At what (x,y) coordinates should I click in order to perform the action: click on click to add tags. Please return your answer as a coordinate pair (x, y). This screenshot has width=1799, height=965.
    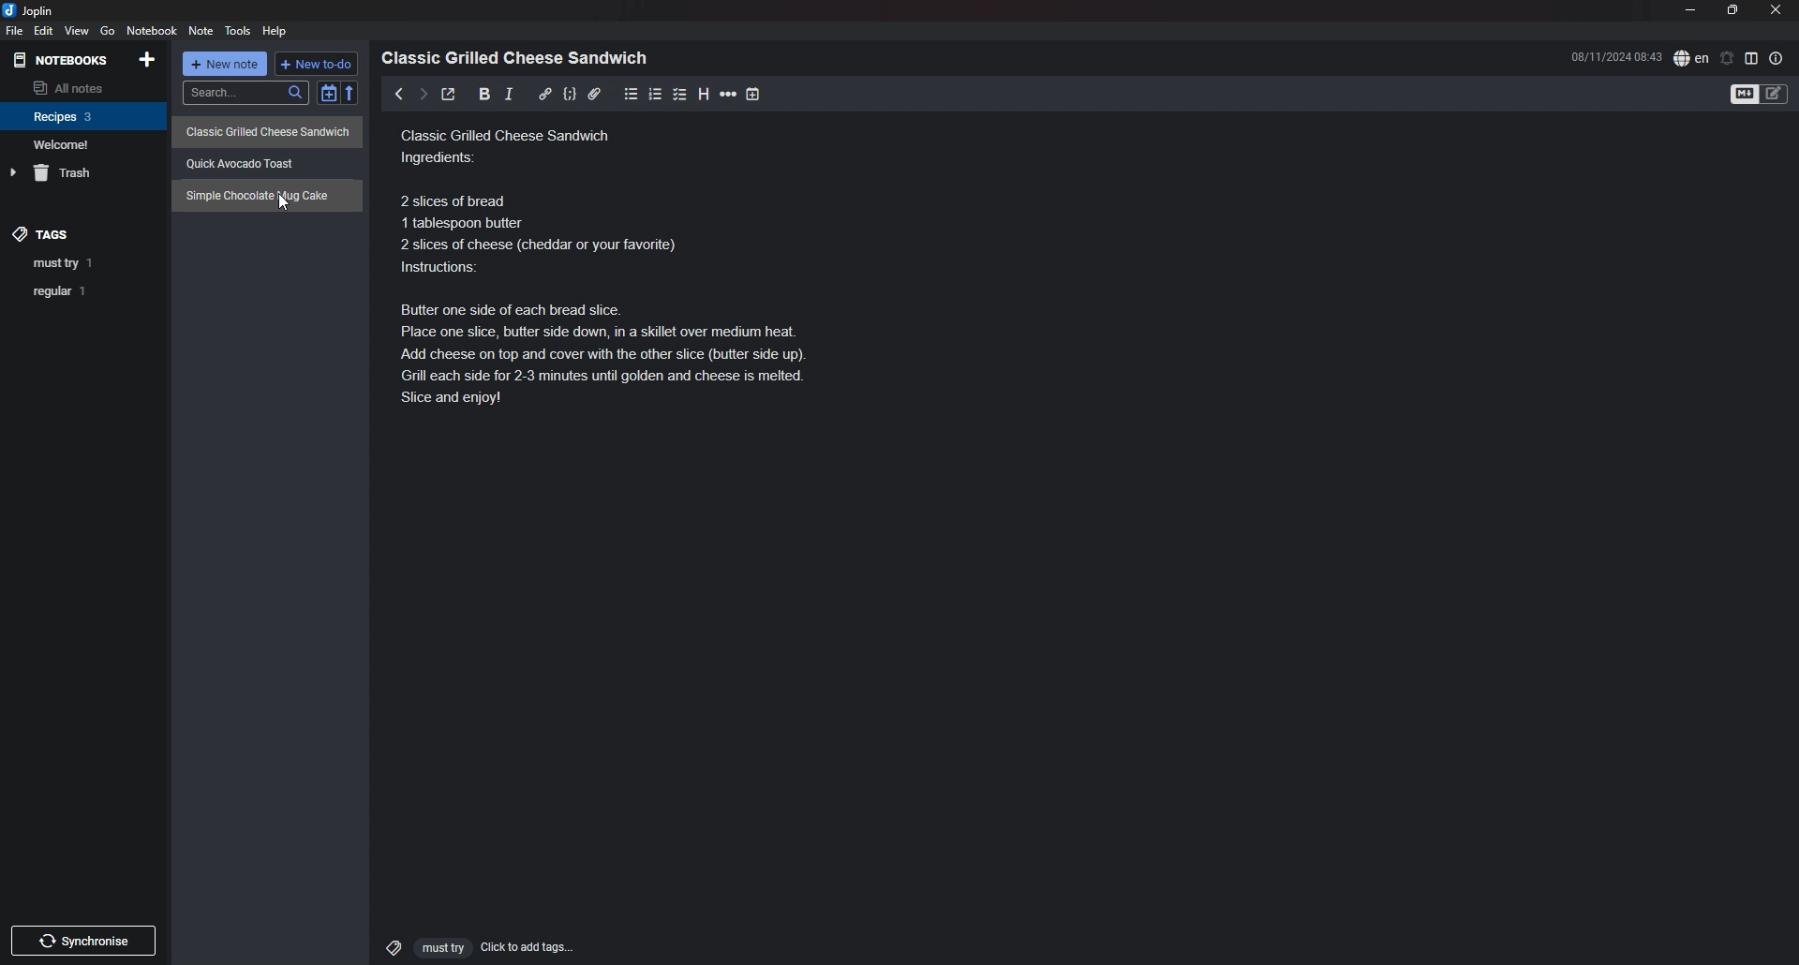
    Looking at the image, I should click on (471, 946).